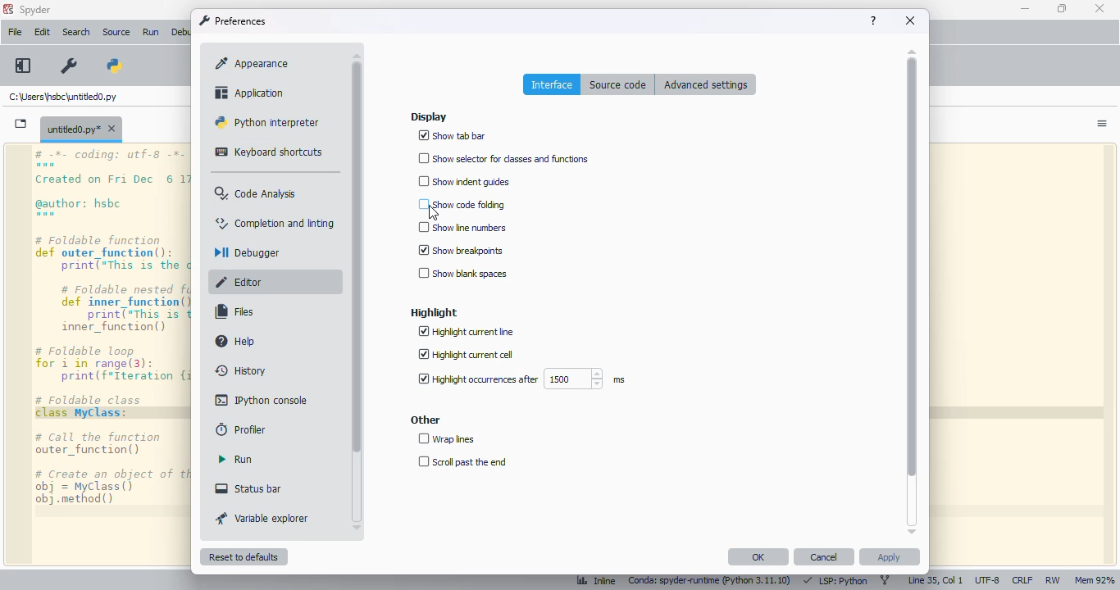 Image resolution: width=1120 pixels, height=590 pixels. Describe the element at coordinates (1094, 581) in the screenshot. I see `mem 92%` at that location.